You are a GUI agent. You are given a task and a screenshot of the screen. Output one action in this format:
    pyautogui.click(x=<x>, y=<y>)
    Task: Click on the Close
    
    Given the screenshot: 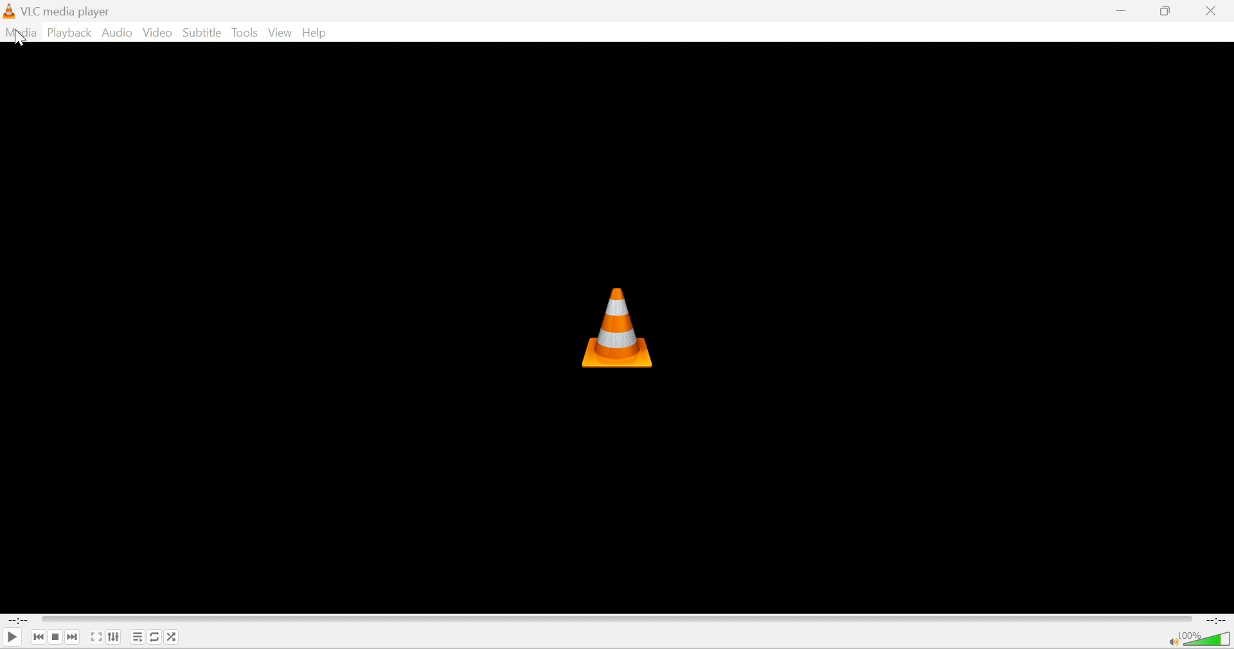 What is the action you would take?
    pyautogui.click(x=1215, y=11)
    